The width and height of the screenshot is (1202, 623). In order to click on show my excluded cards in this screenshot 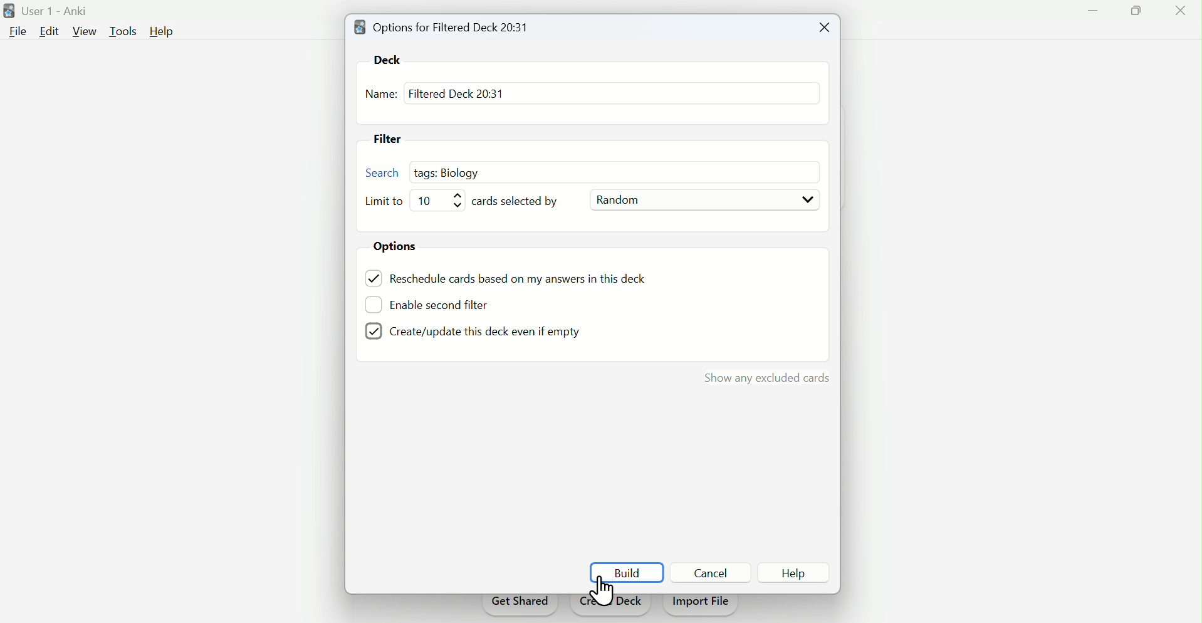, I will do `click(764, 378)`.